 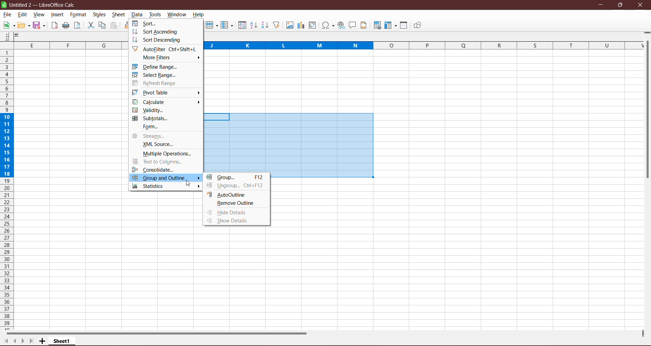 What do you see at coordinates (313, 25) in the screenshot?
I see `Insert or Edit Pivot table` at bounding box center [313, 25].